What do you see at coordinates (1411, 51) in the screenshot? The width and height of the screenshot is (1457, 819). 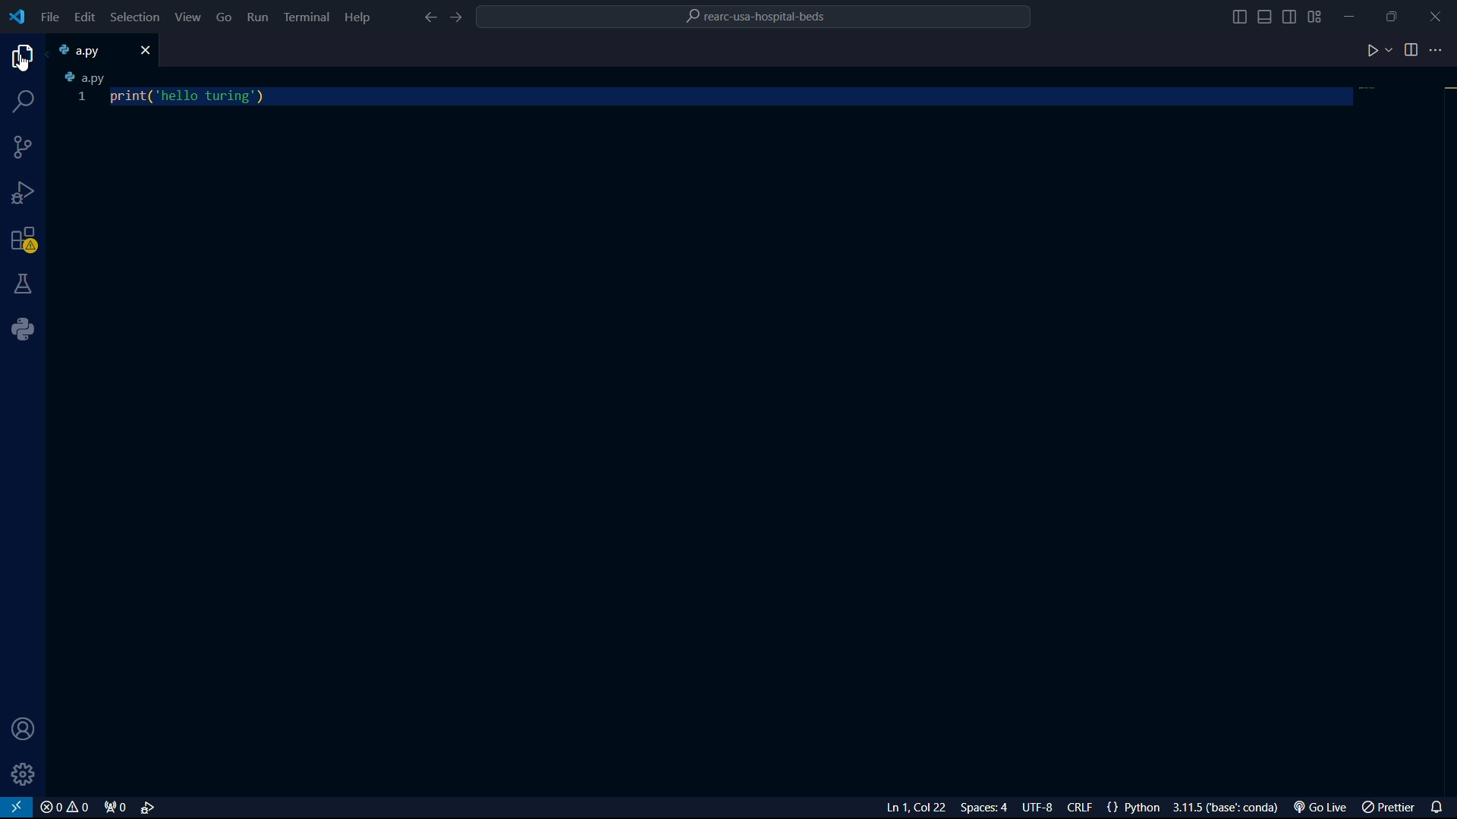 I see `split editor right` at bounding box center [1411, 51].